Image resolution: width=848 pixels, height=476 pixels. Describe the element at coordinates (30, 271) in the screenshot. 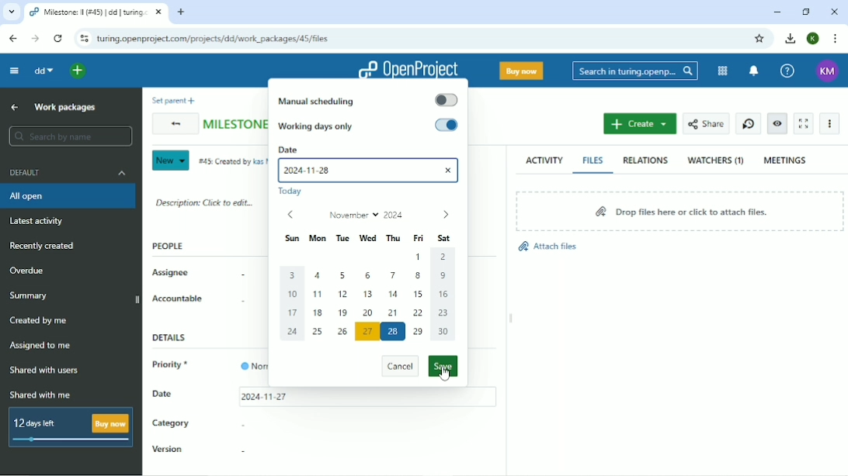

I see `Overdue` at that location.